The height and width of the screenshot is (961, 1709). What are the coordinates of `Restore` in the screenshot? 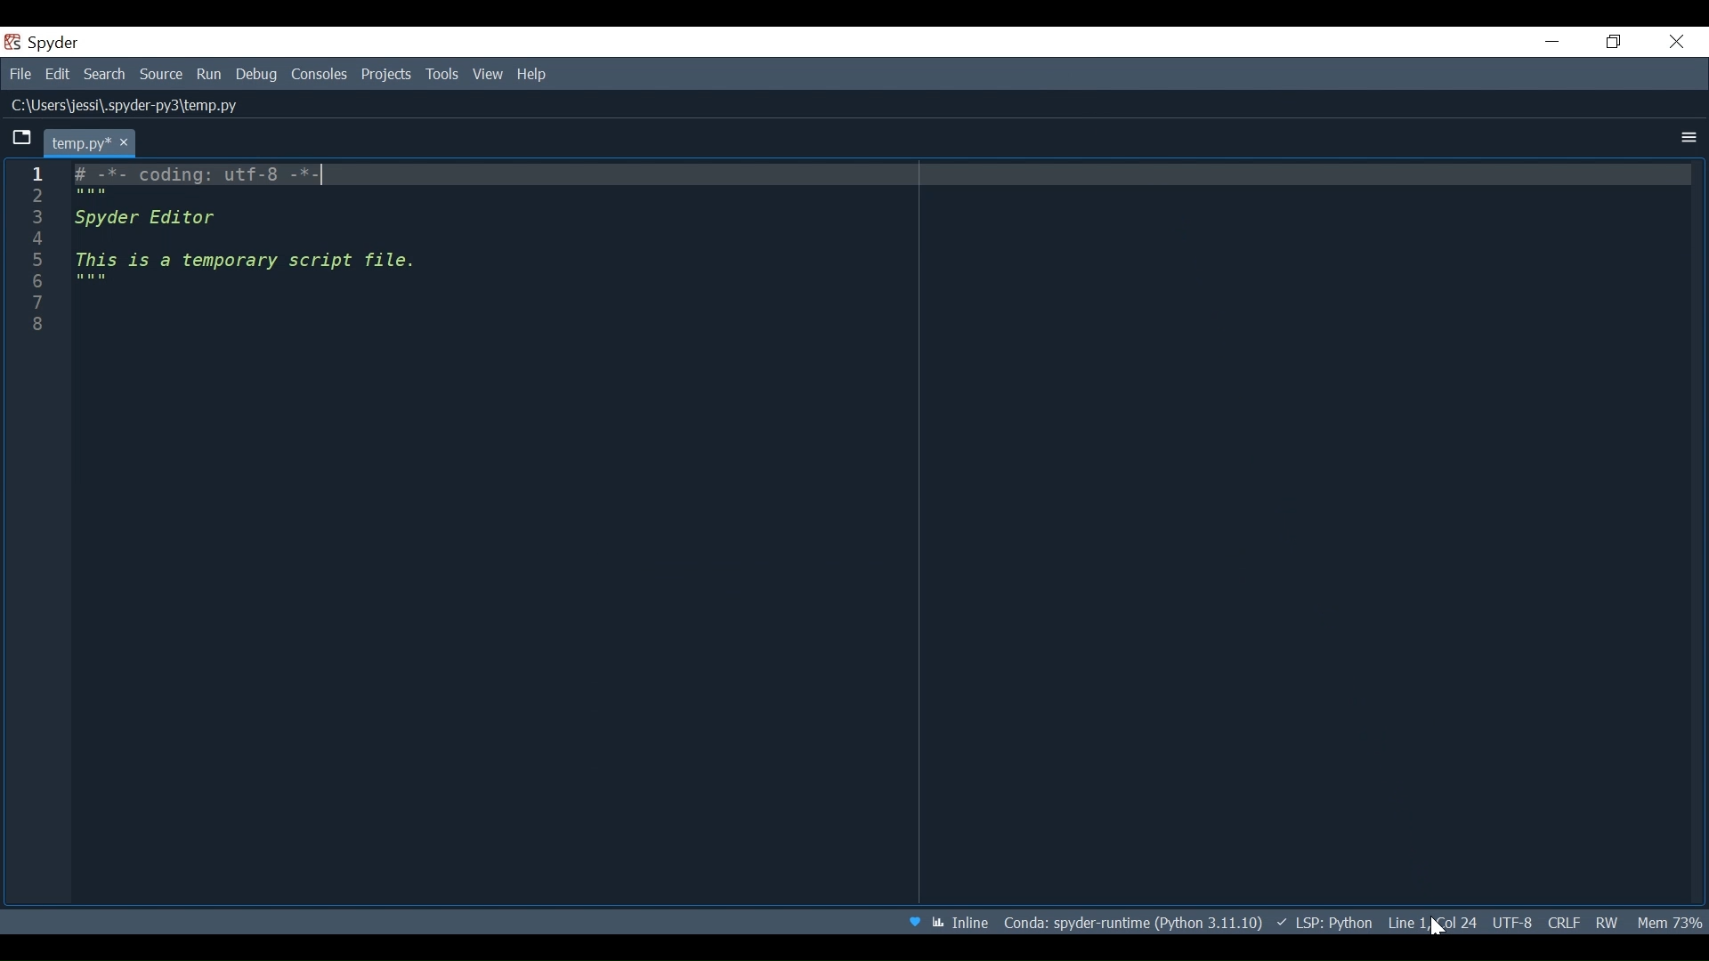 It's located at (1616, 41).